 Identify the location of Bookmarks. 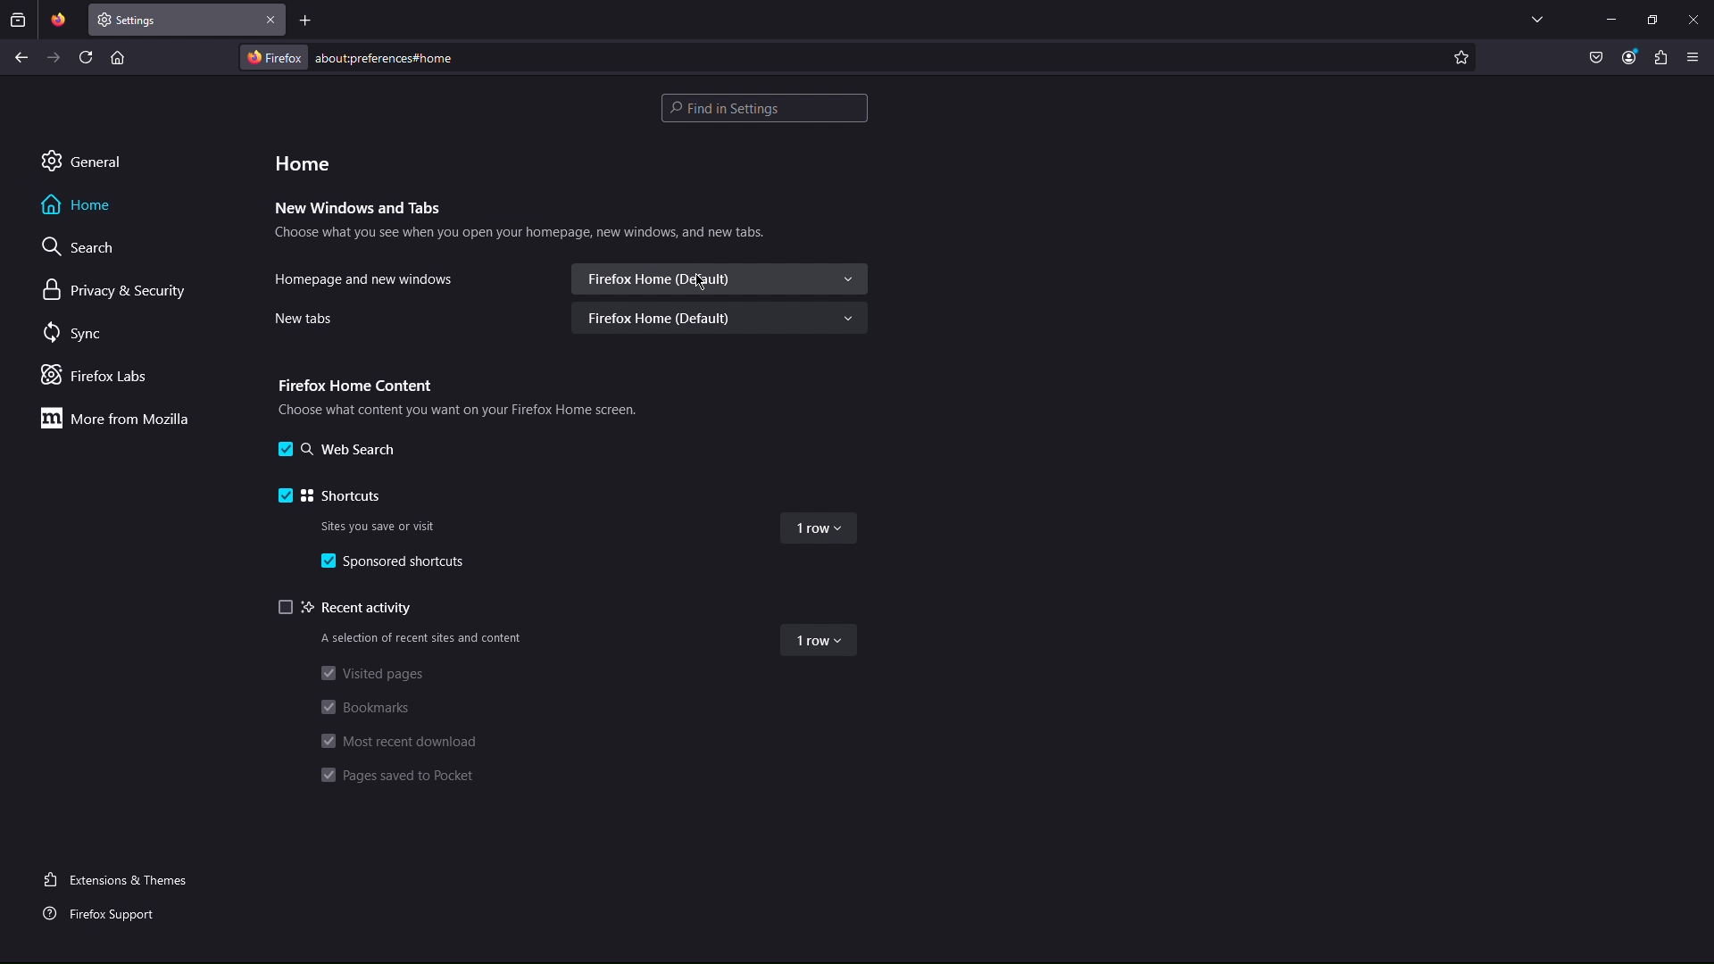
(370, 707).